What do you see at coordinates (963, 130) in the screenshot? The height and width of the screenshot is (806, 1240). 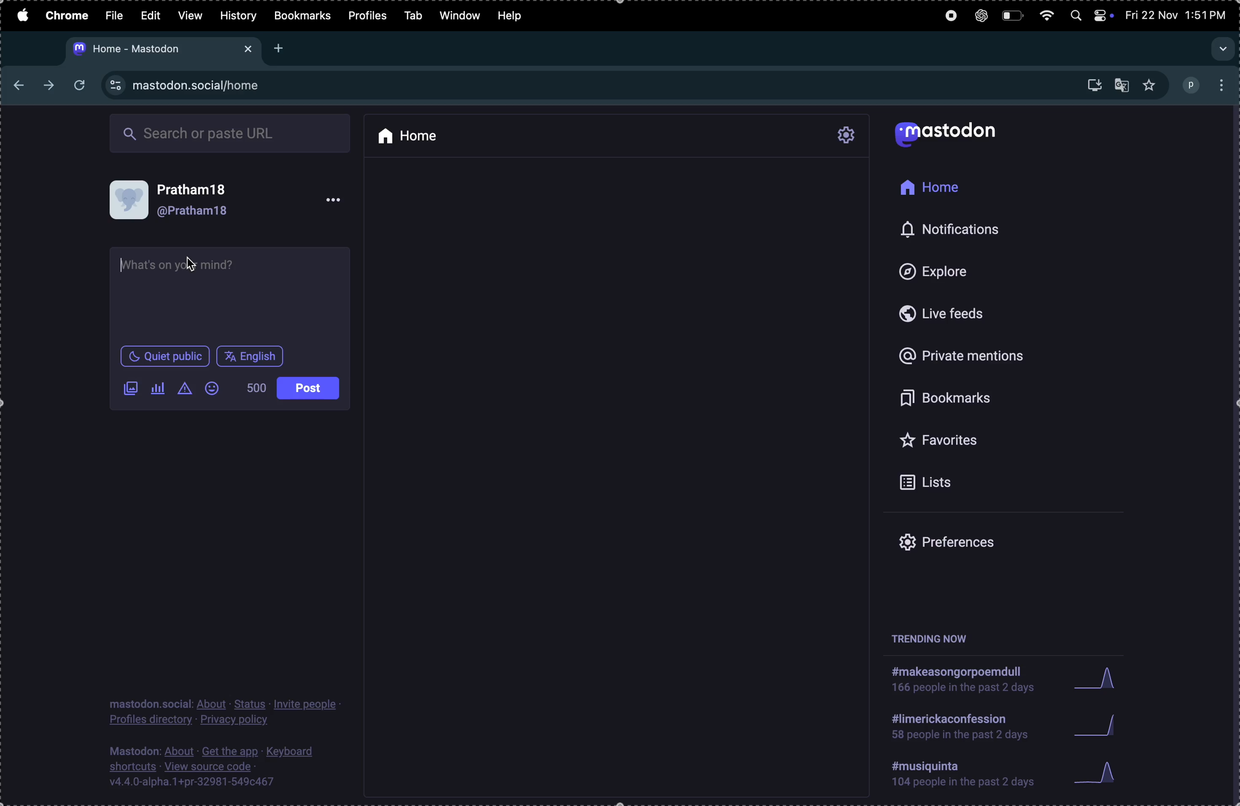 I see `mastodon logo` at bounding box center [963, 130].